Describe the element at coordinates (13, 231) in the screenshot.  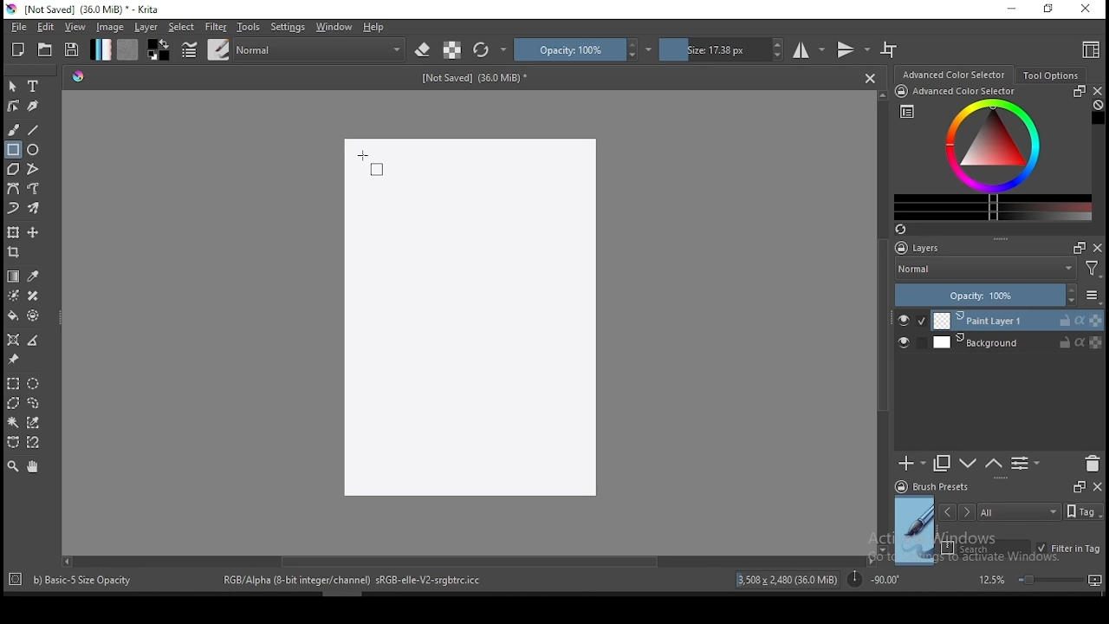
I see `transform a layer or a selection` at that location.